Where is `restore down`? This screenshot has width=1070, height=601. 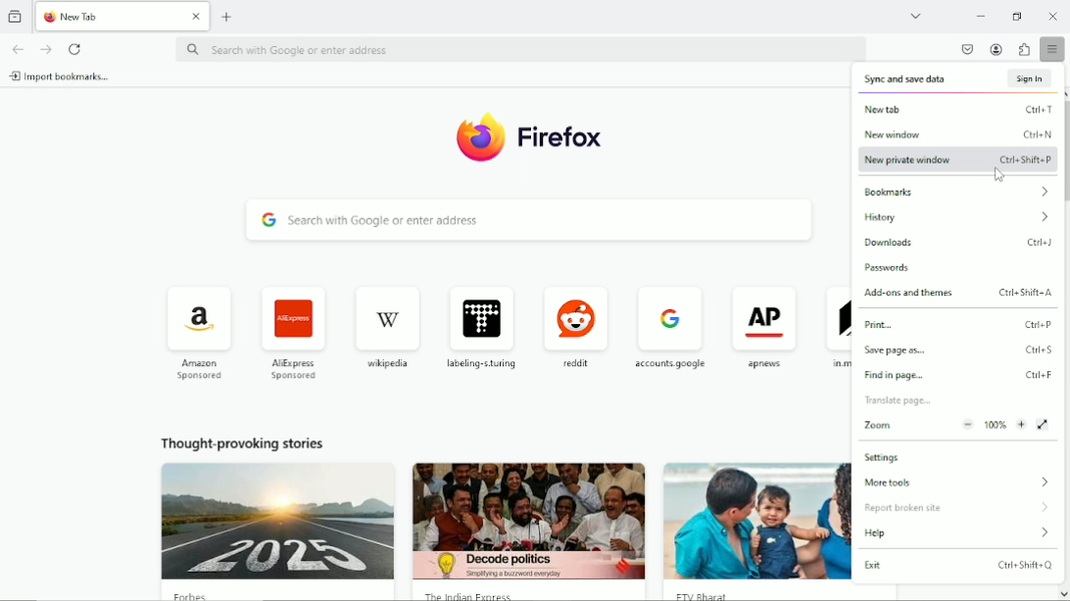
restore down is located at coordinates (1018, 17).